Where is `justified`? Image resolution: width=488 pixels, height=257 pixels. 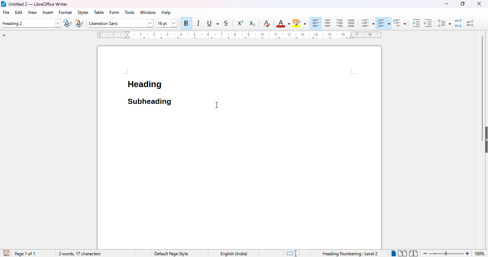 justified is located at coordinates (351, 23).